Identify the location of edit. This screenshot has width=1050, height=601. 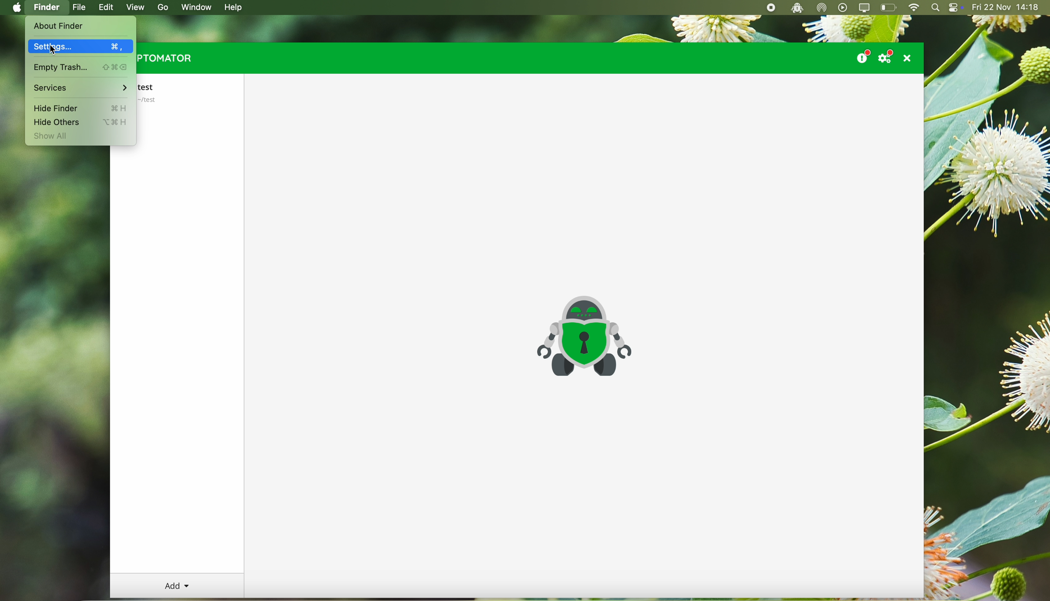
(108, 8).